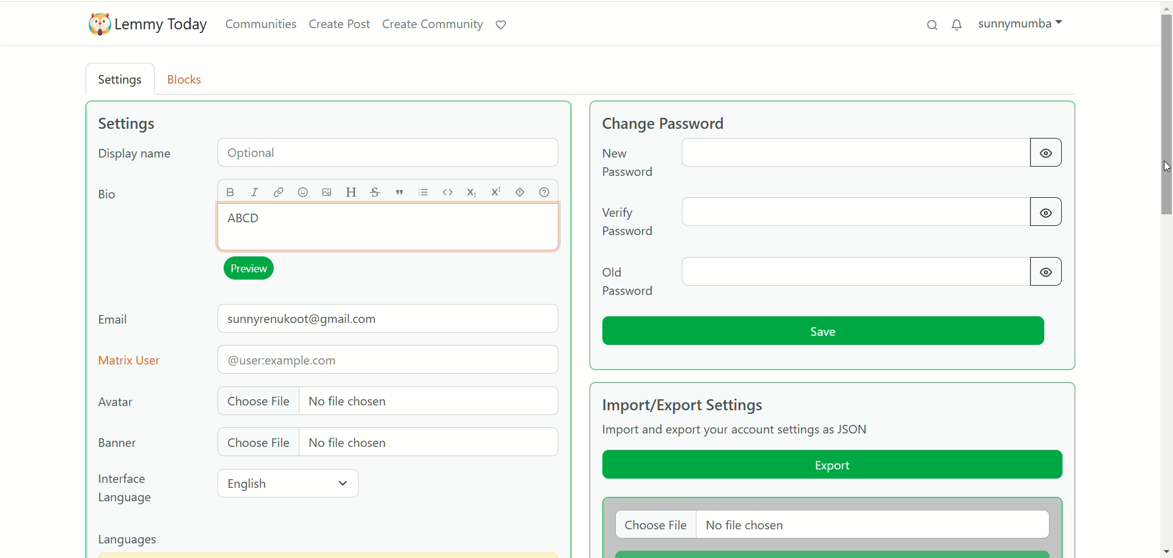  Describe the element at coordinates (232, 191) in the screenshot. I see `bold` at that location.